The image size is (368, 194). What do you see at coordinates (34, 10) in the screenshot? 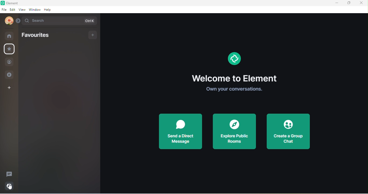
I see `window` at bounding box center [34, 10].